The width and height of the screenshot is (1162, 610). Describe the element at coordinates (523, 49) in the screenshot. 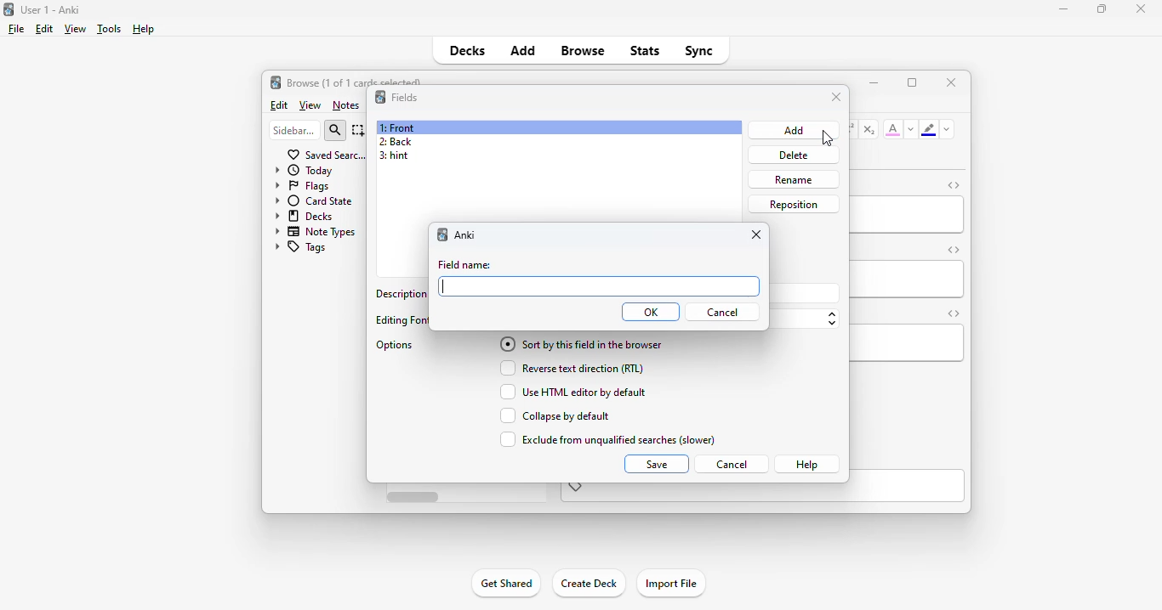

I see `add` at that location.